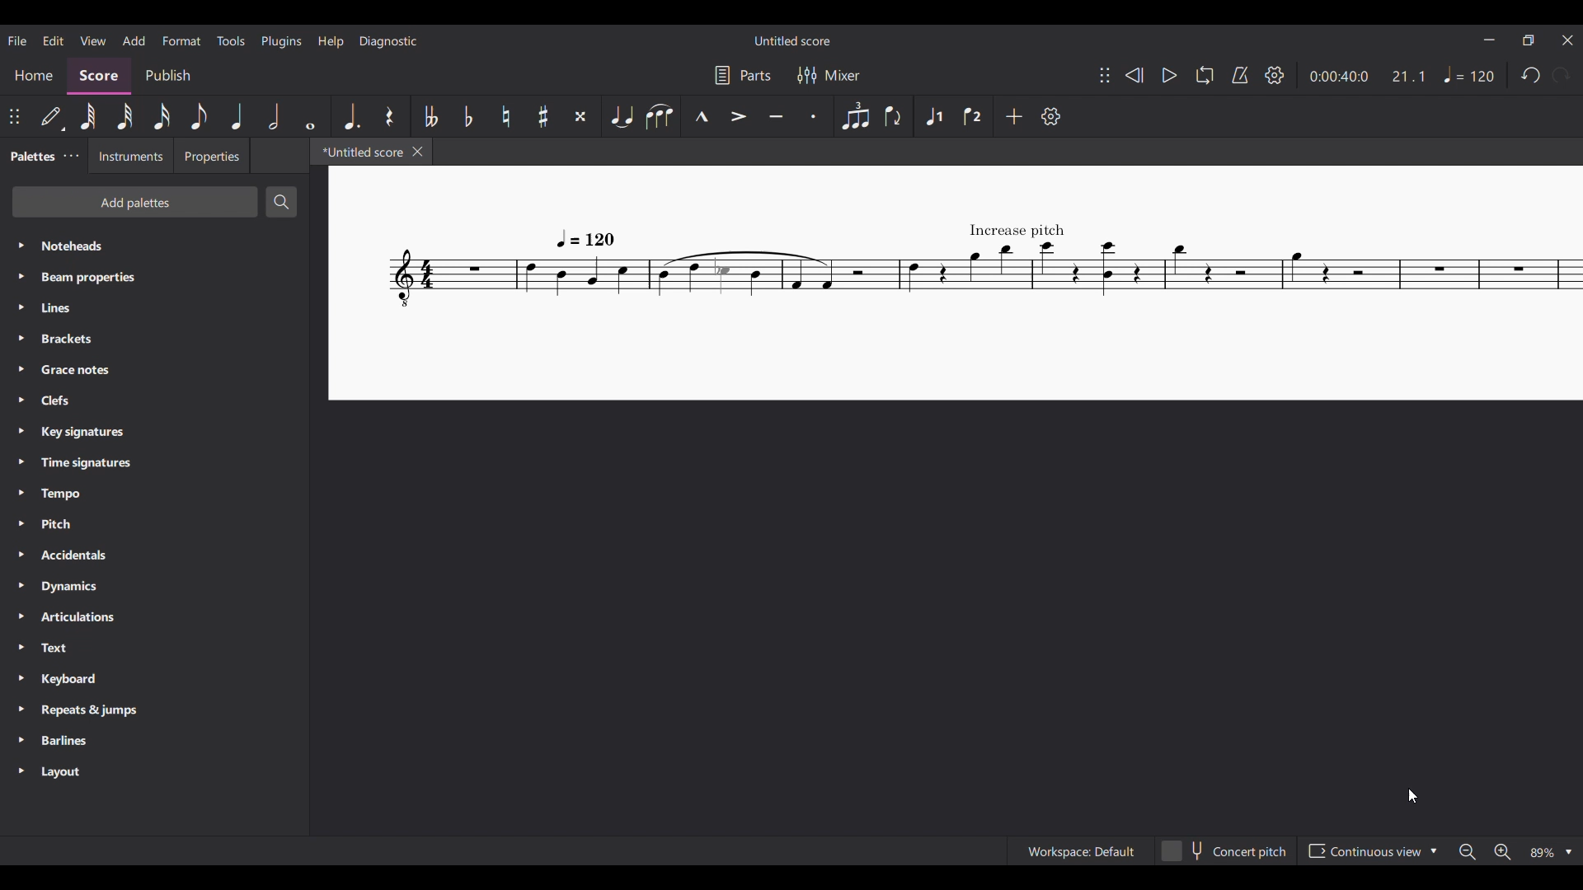 This screenshot has height=890, width=1583. Describe the element at coordinates (348, 116) in the screenshot. I see `Augmentation dot` at that location.